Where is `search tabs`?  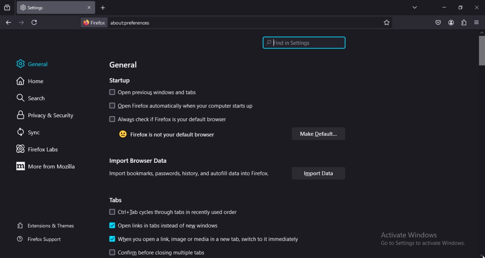
search tabs is located at coordinates (7, 7).